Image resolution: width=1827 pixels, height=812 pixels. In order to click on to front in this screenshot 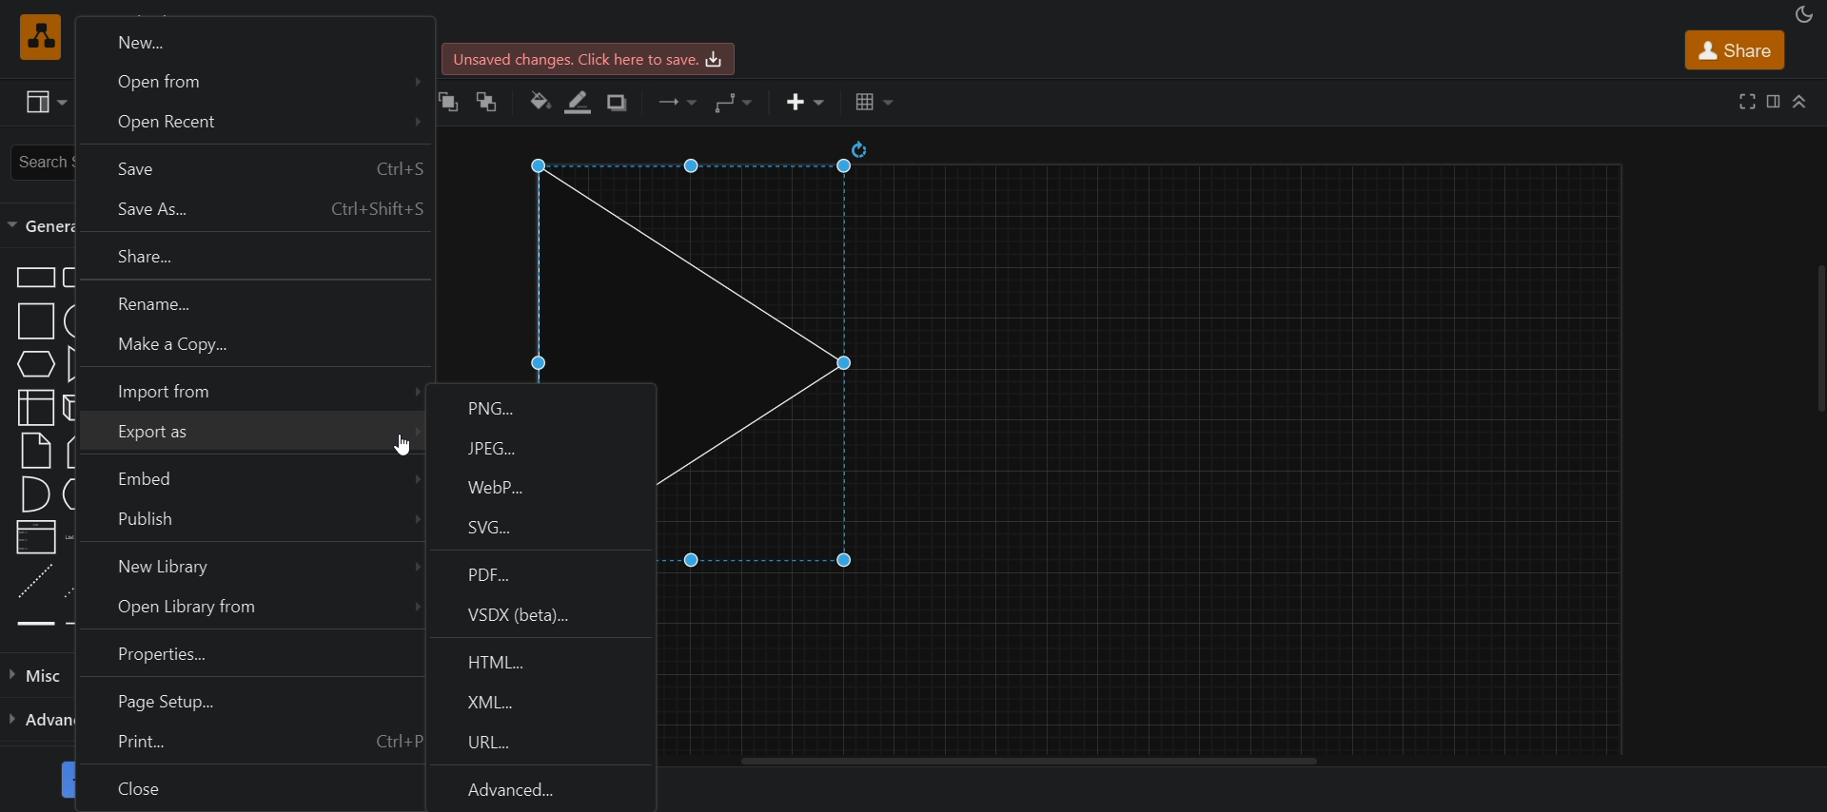, I will do `click(449, 100)`.